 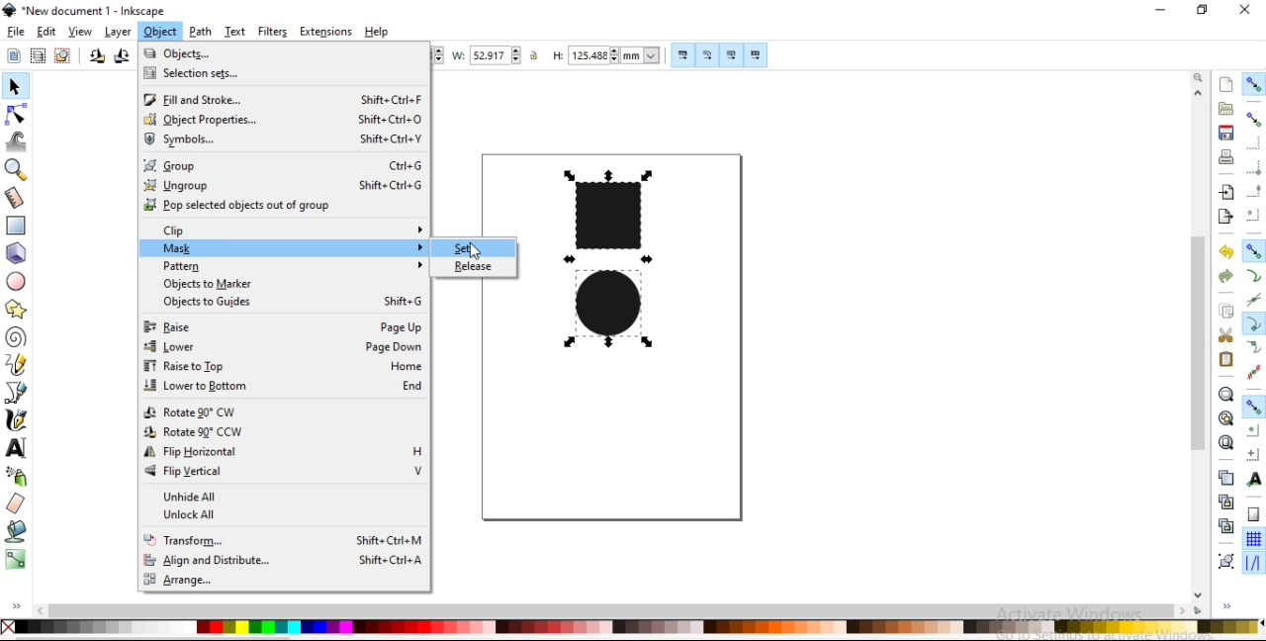 What do you see at coordinates (91, 11) in the screenshot?
I see `new document 1 -Inksacpe` at bounding box center [91, 11].